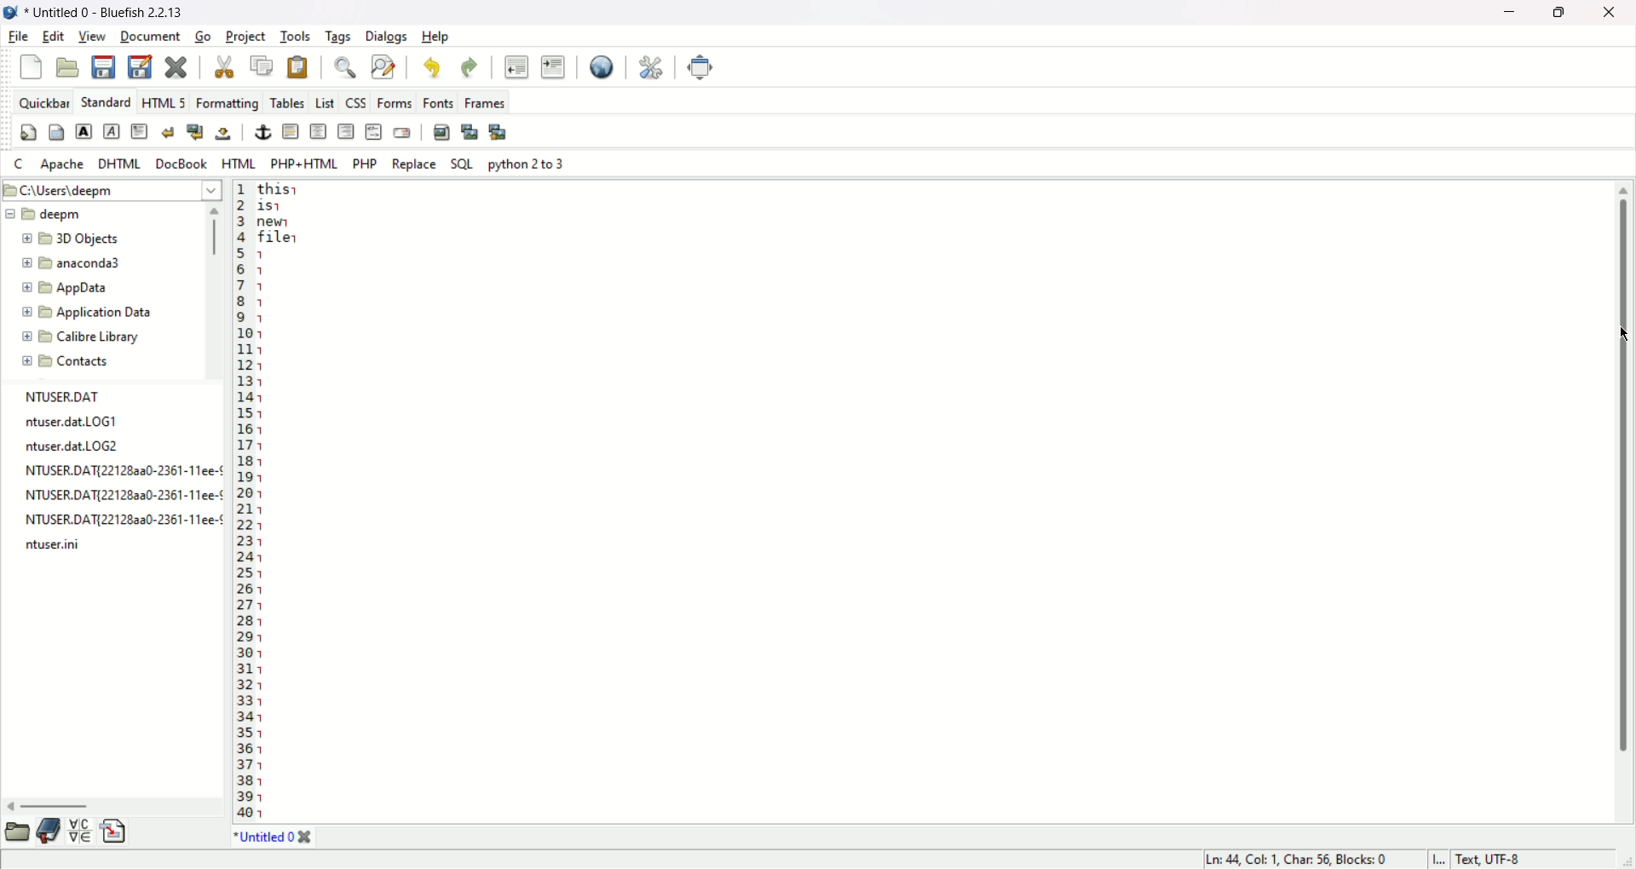  Describe the element at coordinates (297, 67) in the screenshot. I see `paste` at that location.